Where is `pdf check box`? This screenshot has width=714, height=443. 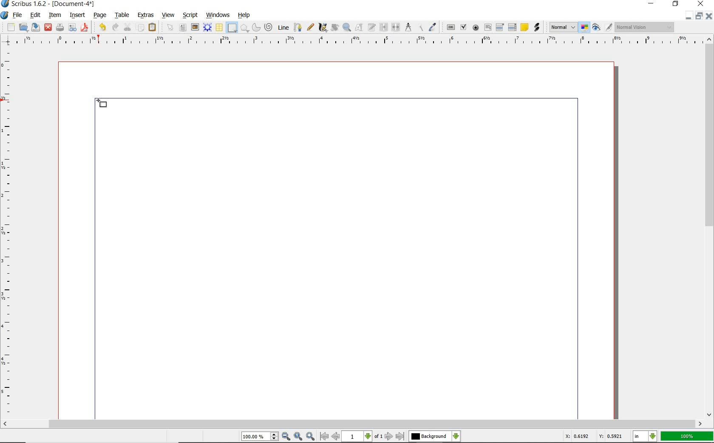 pdf check box is located at coordinates (463, 27).